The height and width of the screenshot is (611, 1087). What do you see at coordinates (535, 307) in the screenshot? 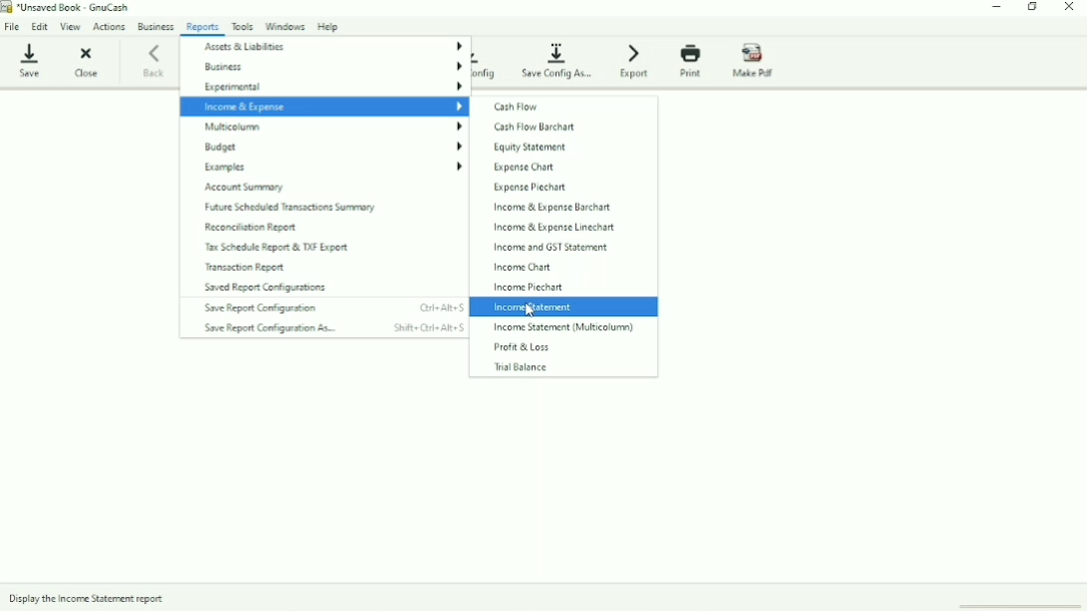
I see `Income Statement` at bounding box center [535, 307].